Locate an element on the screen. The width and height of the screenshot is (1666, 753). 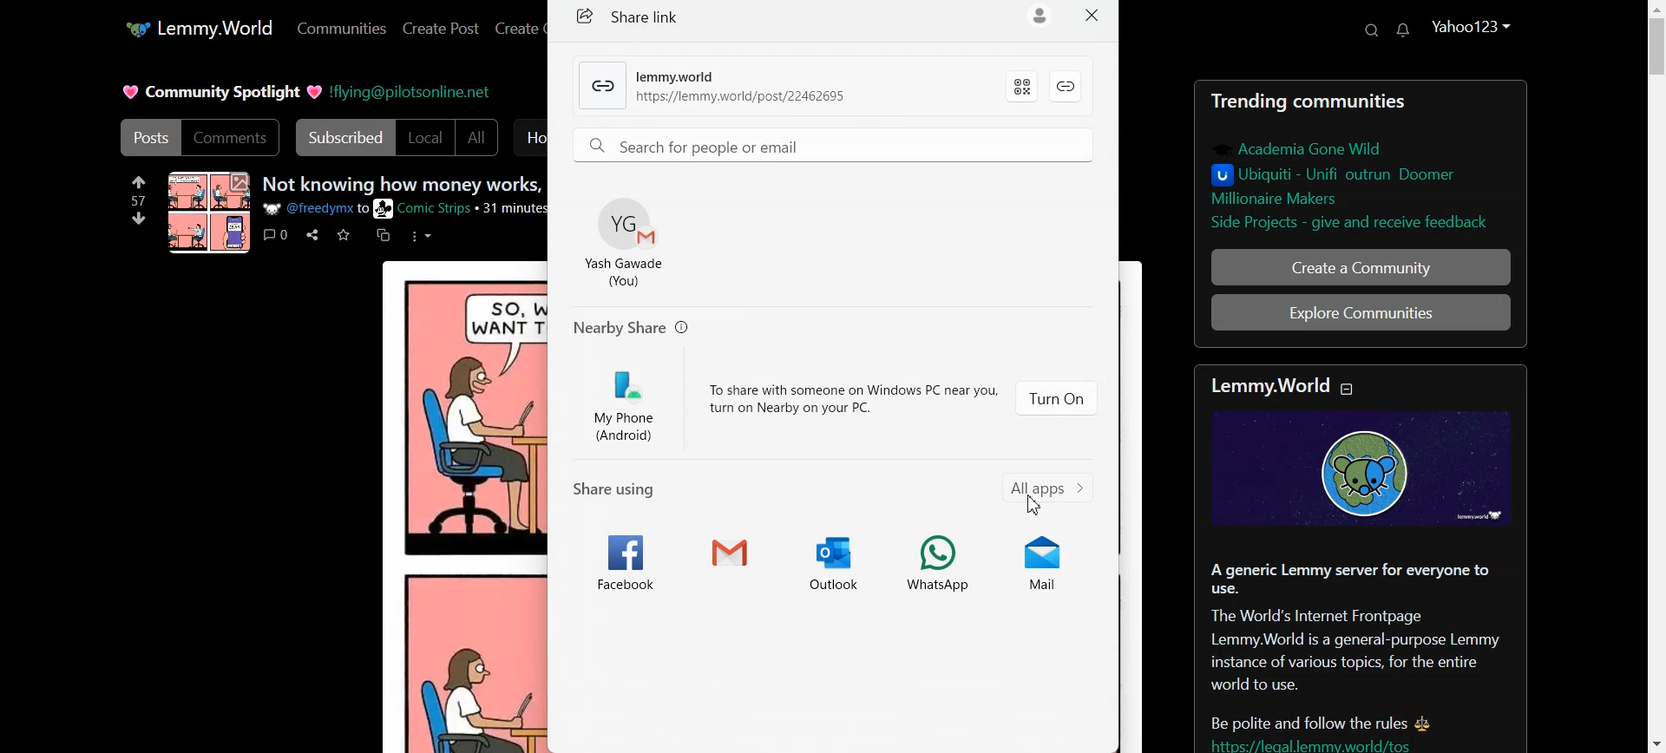
Profile is located at coordinates (1039, 16).